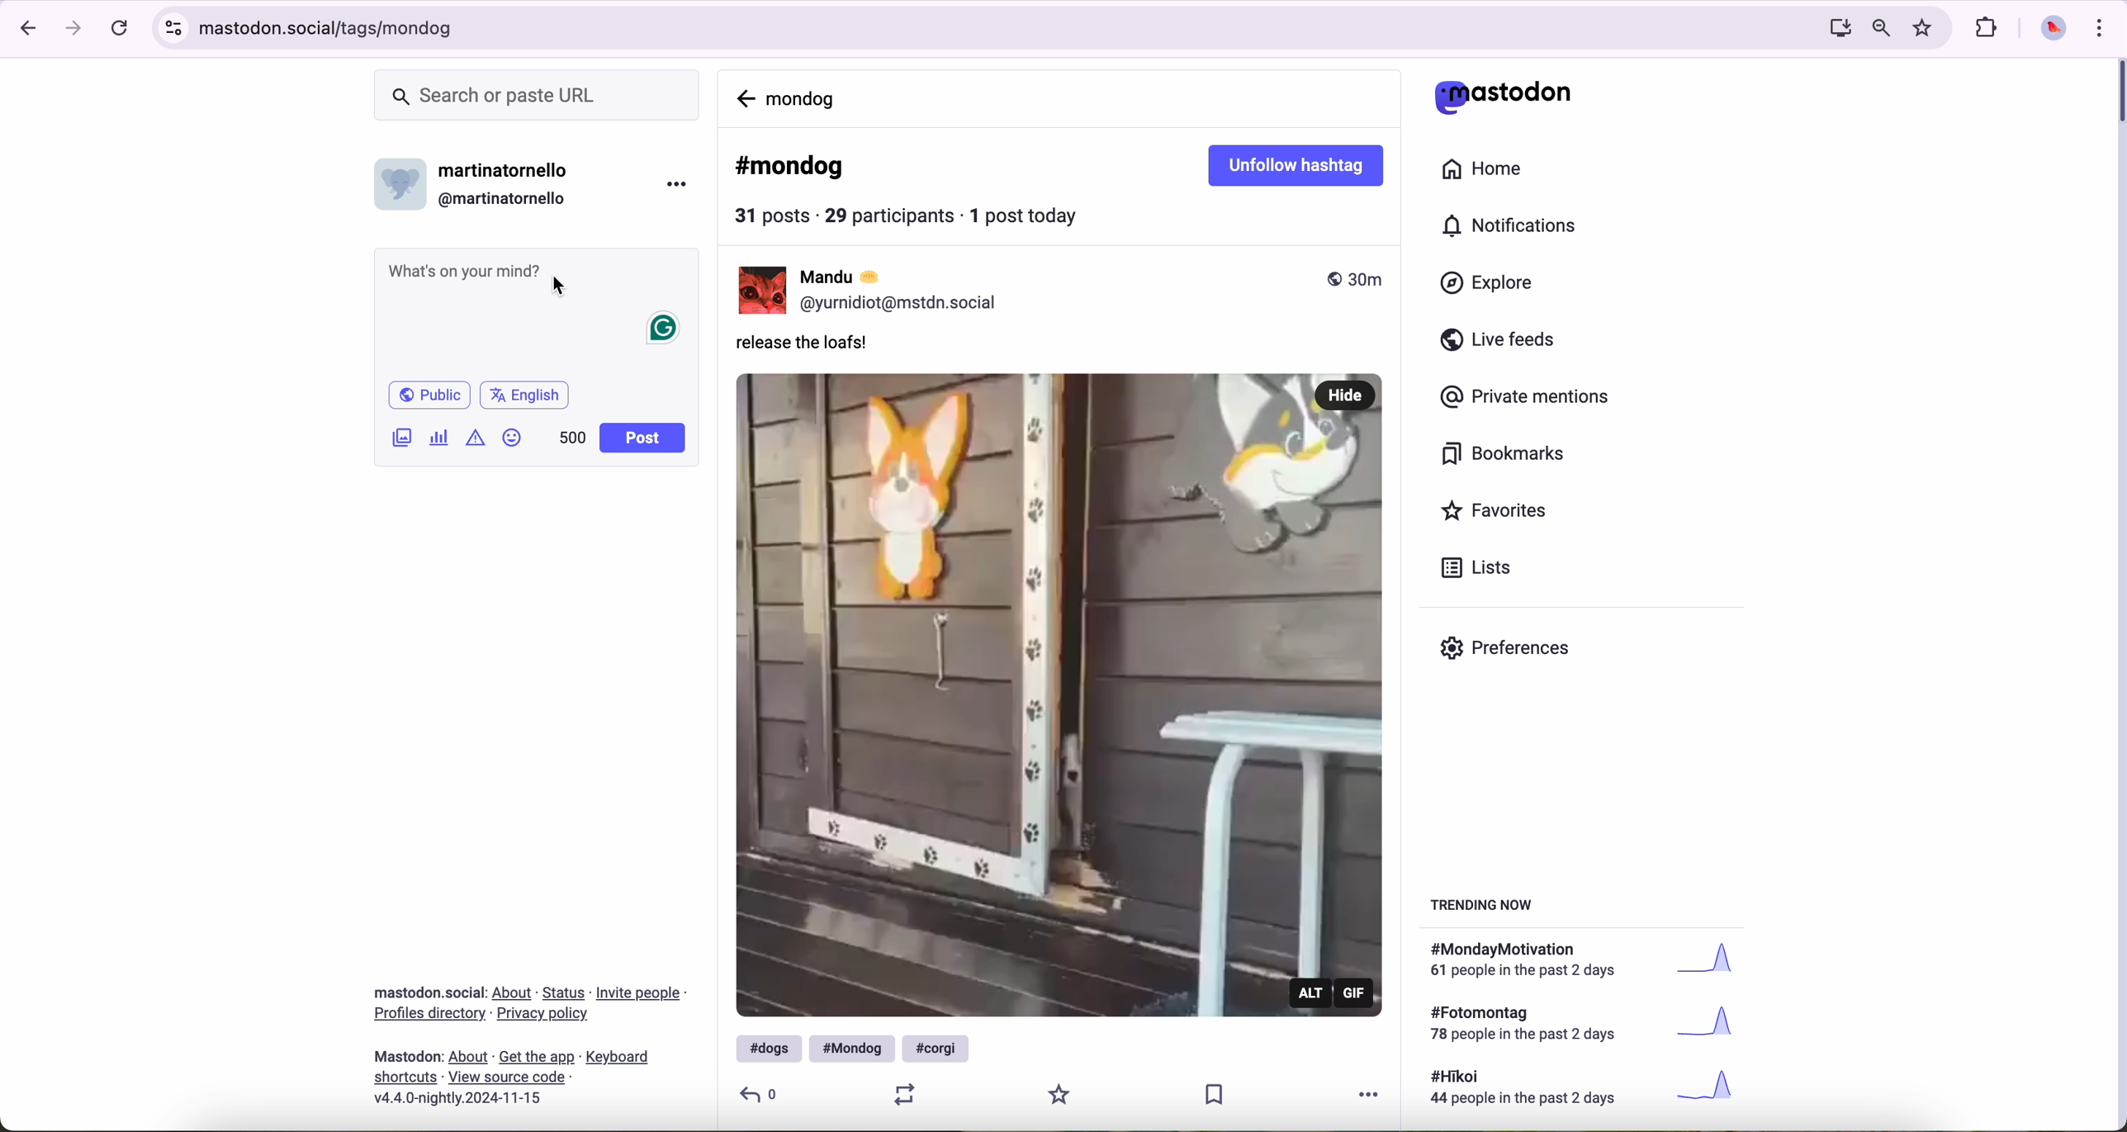 This screenshot has height=1132, width=2127. I want to click on published 30m ago, so click(1354, 278).